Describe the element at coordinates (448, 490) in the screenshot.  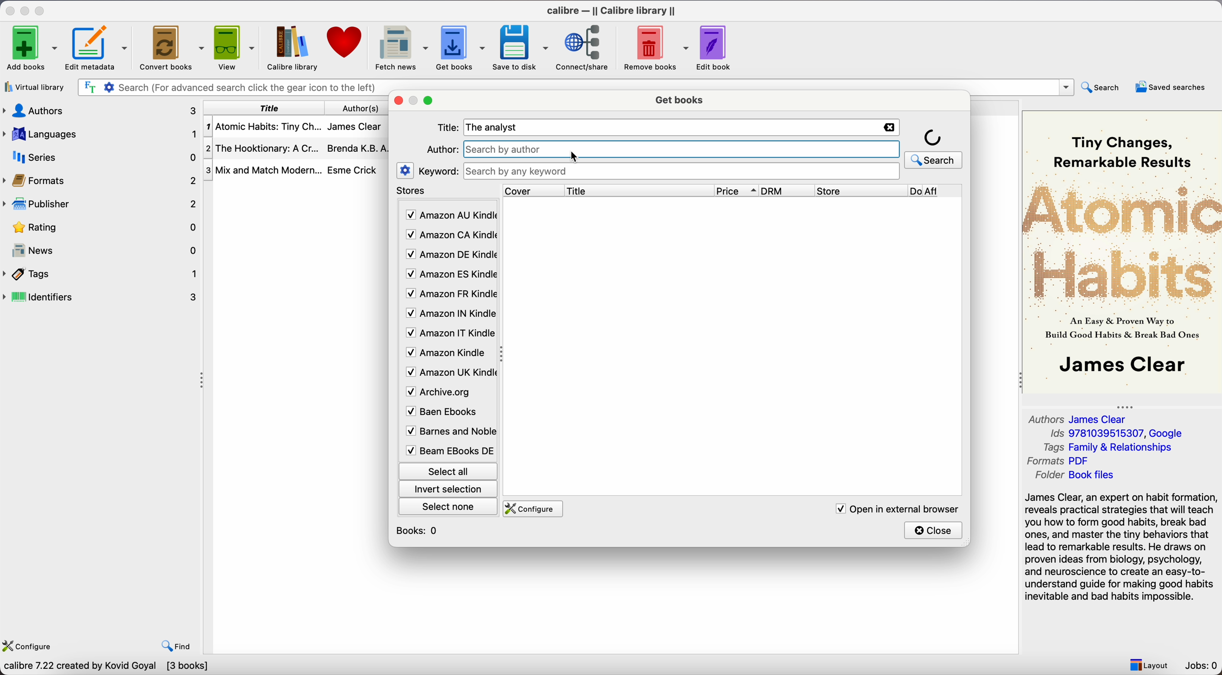
I see `invert selection` at that location.